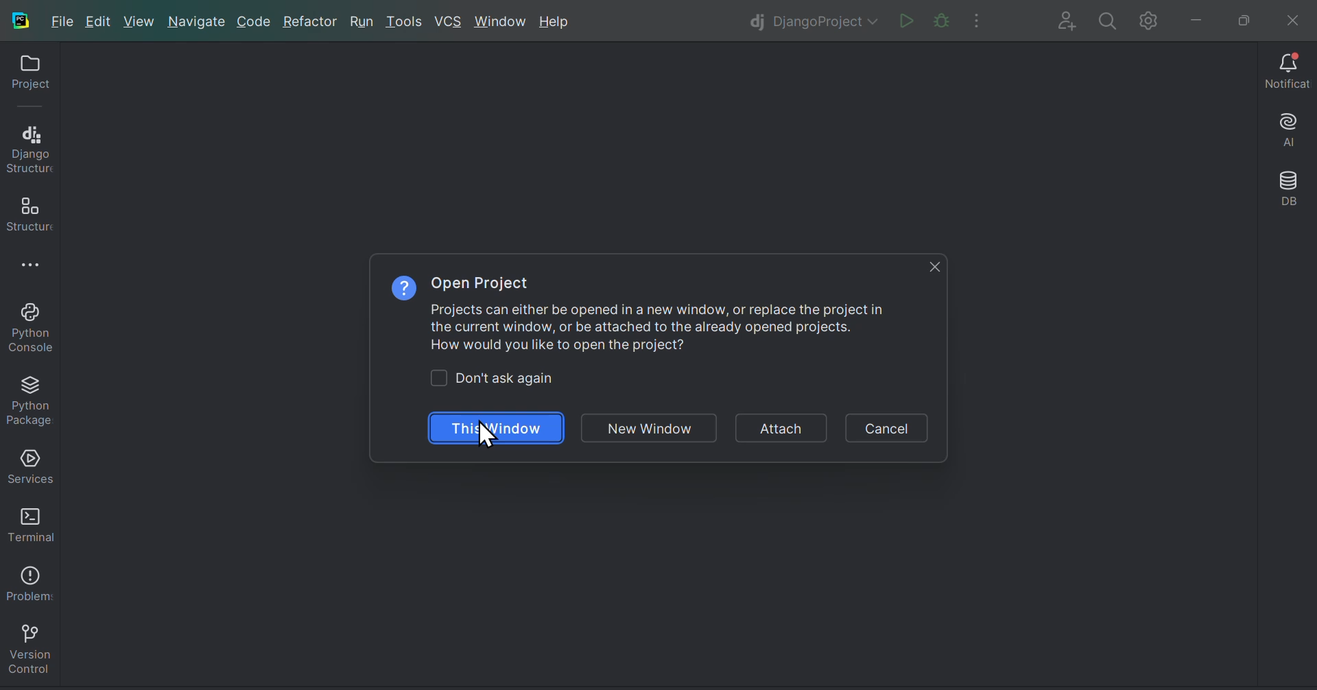  Describe the element at coordinates (504, 379) in the screenshot. I see `` at that location.